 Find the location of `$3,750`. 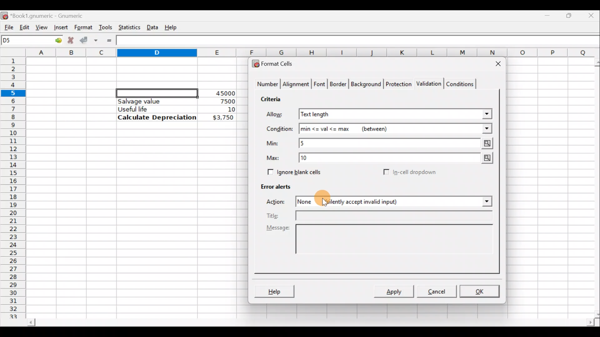

$3,750 is located at coordinates (222, 118).